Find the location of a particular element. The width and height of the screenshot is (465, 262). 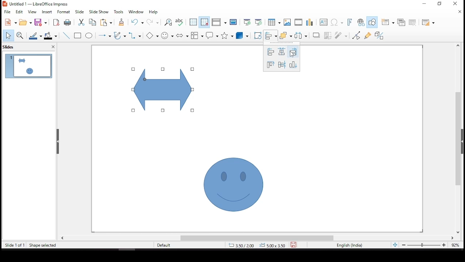

duplicate slide is located at coordinates (401, 21).